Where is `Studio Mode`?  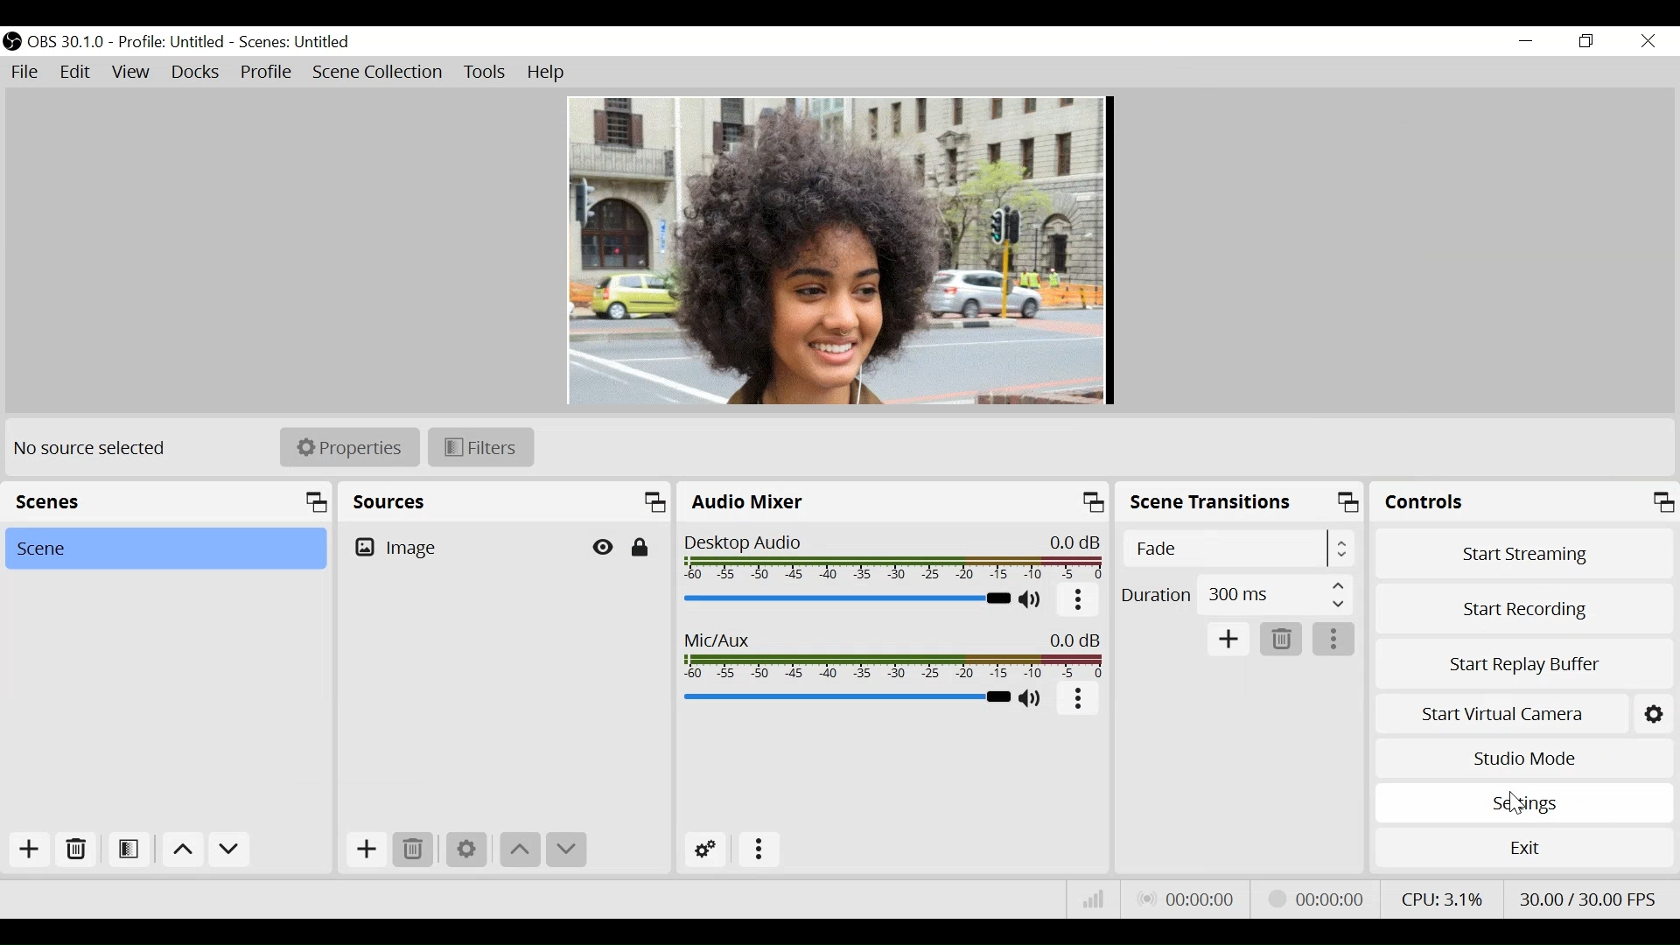
Studio Mode is located at coordinates (1522, 759).